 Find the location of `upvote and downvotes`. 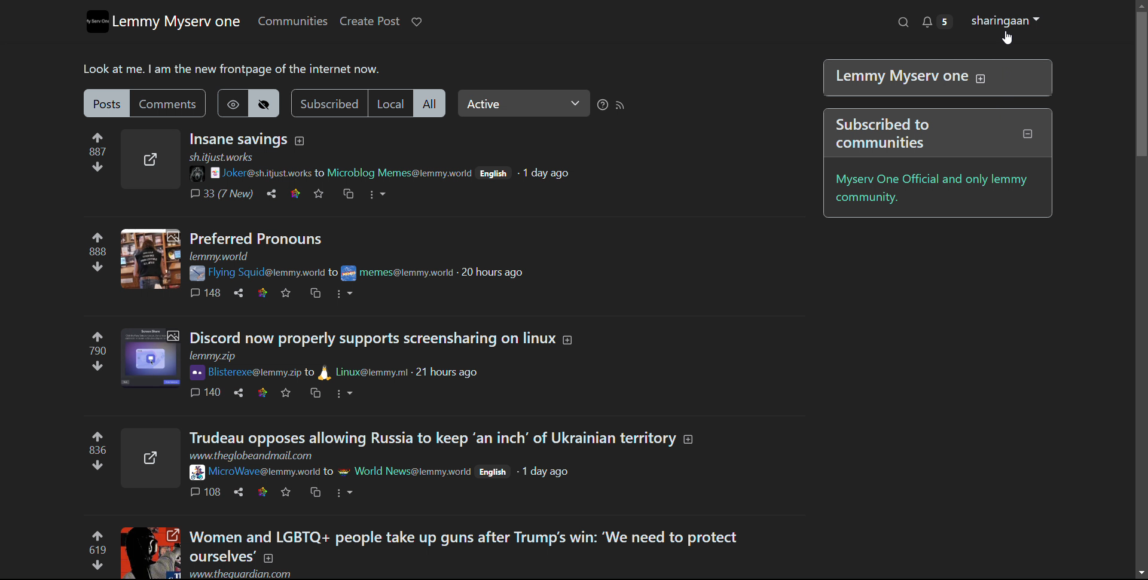

upvote and downvotes is located at coordinates (97, 252).